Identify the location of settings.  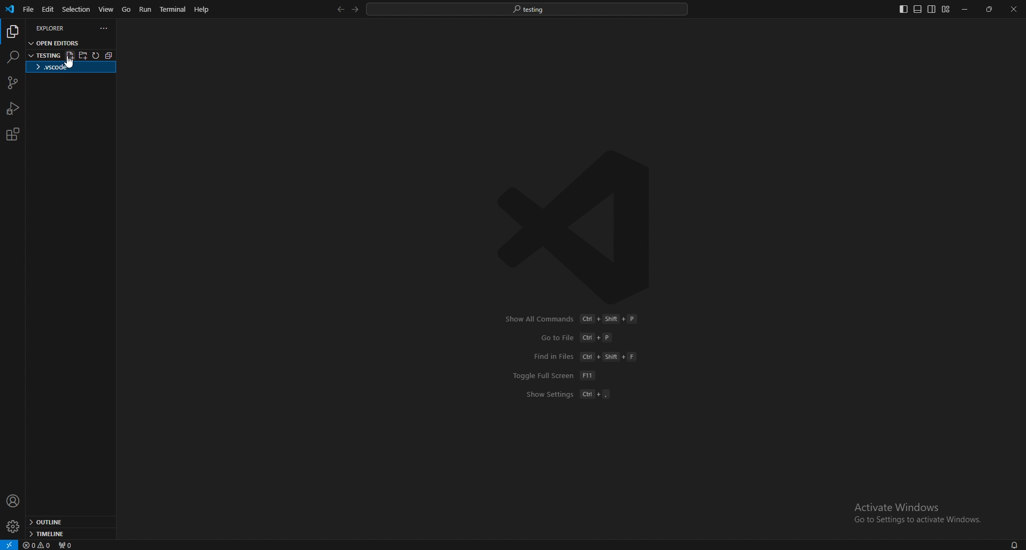
(12, 527).